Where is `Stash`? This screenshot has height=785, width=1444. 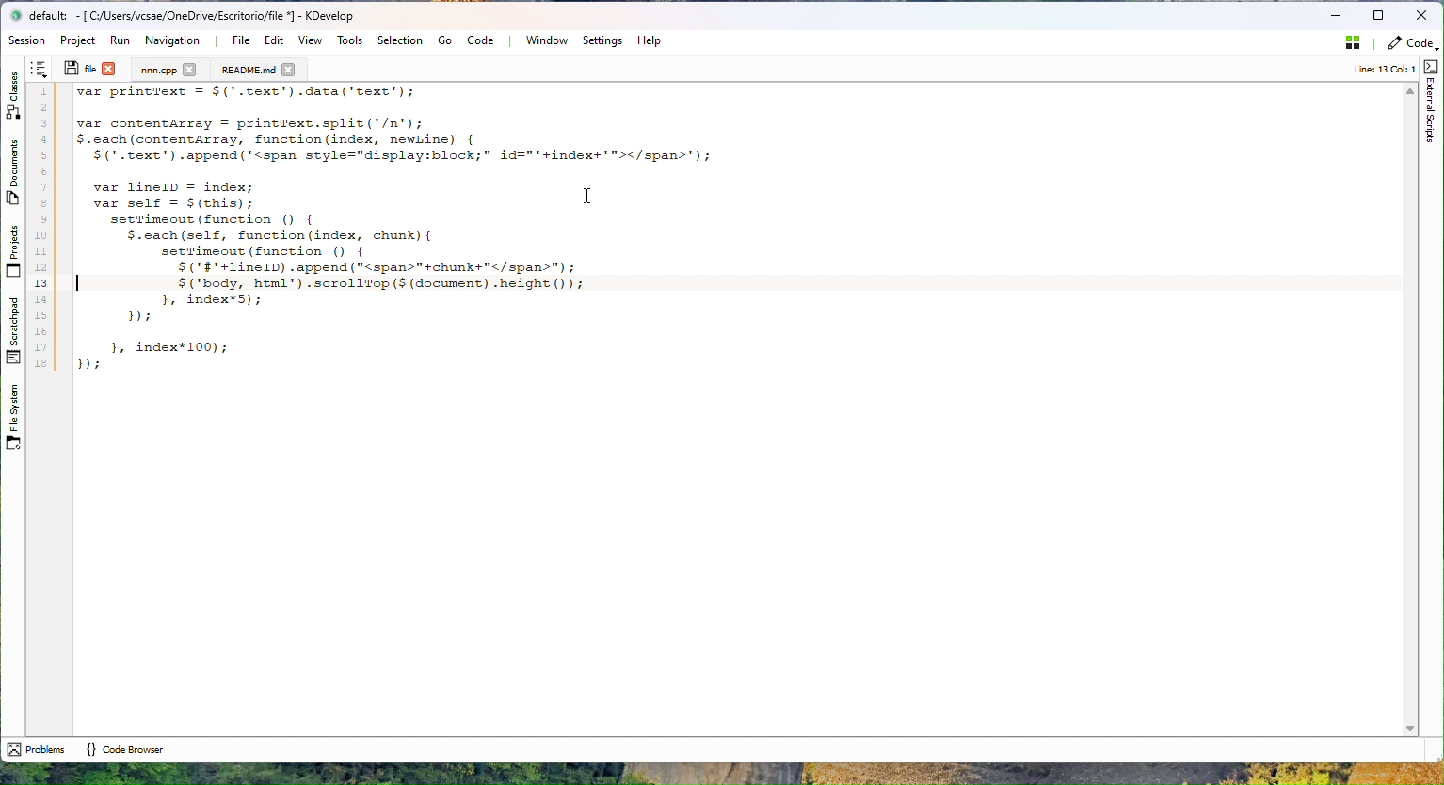 Stash is located at coordinates (1349, 46).